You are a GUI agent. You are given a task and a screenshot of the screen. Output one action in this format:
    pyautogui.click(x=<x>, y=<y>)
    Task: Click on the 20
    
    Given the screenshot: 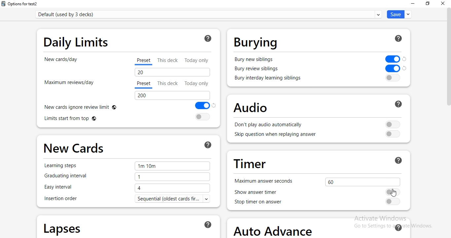 What is the action you would take?
    pyautogui.click(x=171, y=72)
    